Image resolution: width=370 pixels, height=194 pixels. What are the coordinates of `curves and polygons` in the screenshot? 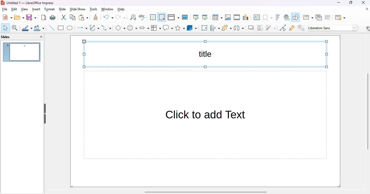 It's located at (94, 28).